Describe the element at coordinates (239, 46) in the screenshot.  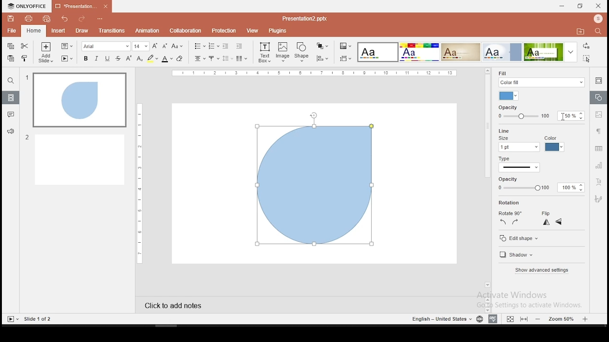
I see `increase indent` at that location.